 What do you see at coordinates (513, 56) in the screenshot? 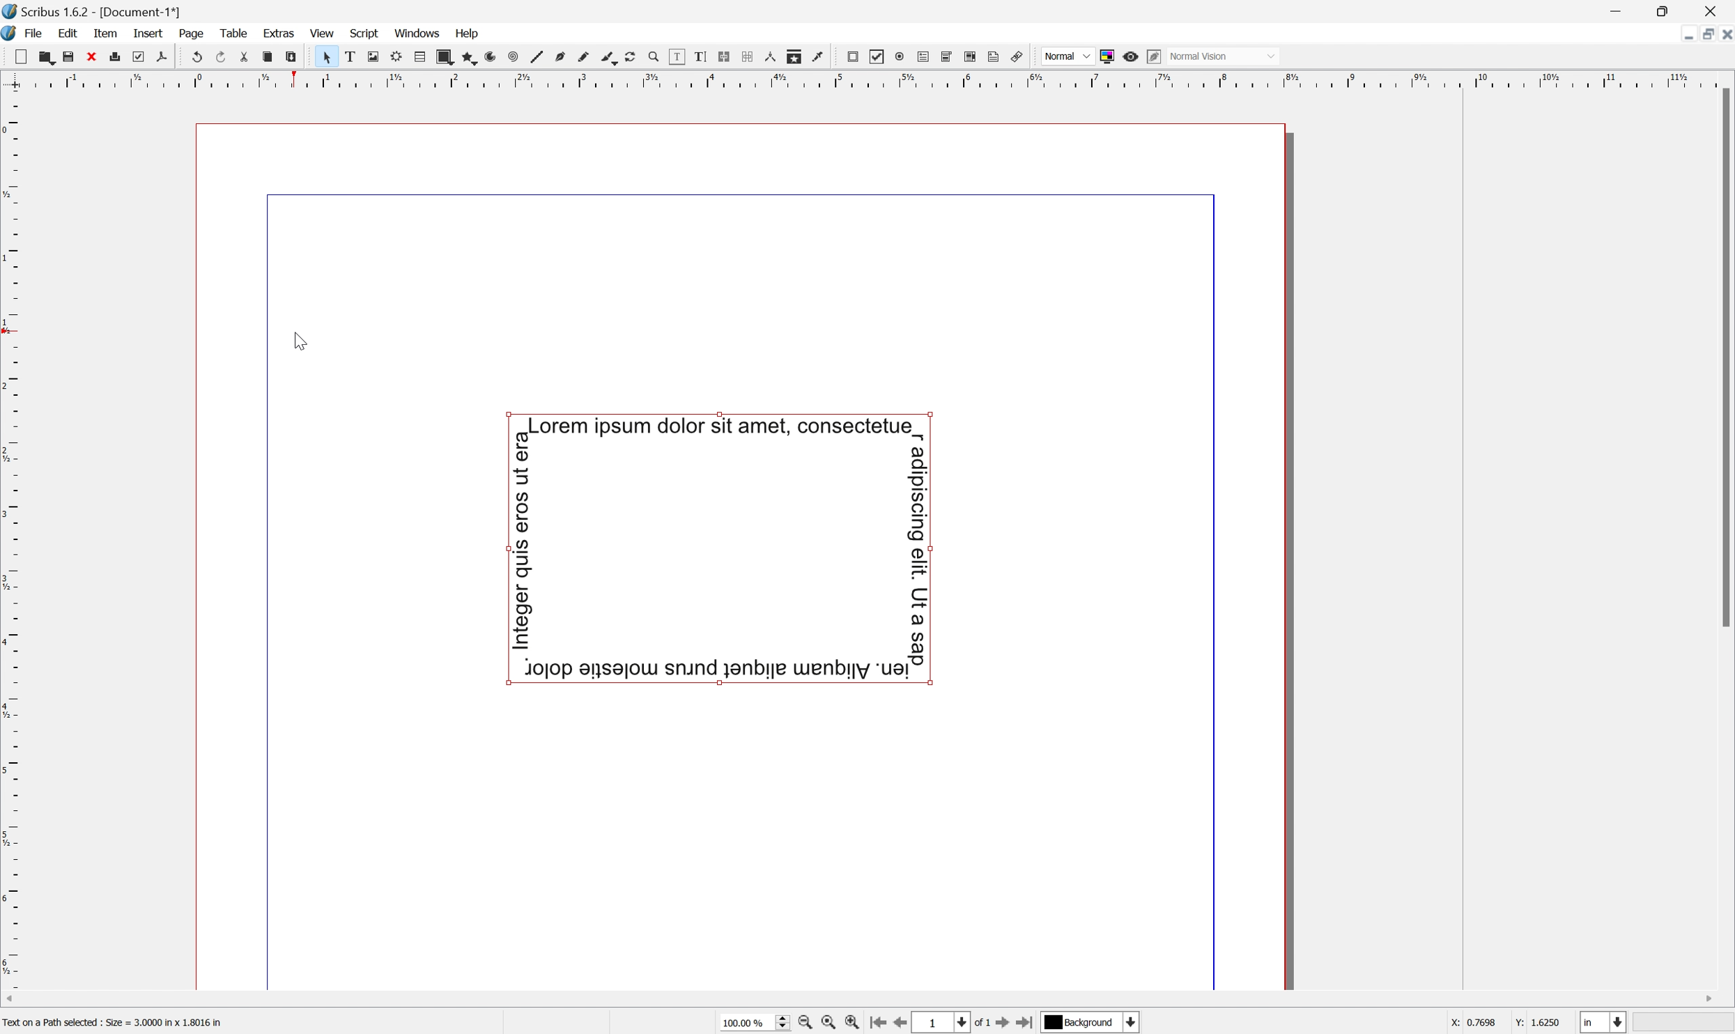
I see `Spiral` at bounding box center [513, 56].